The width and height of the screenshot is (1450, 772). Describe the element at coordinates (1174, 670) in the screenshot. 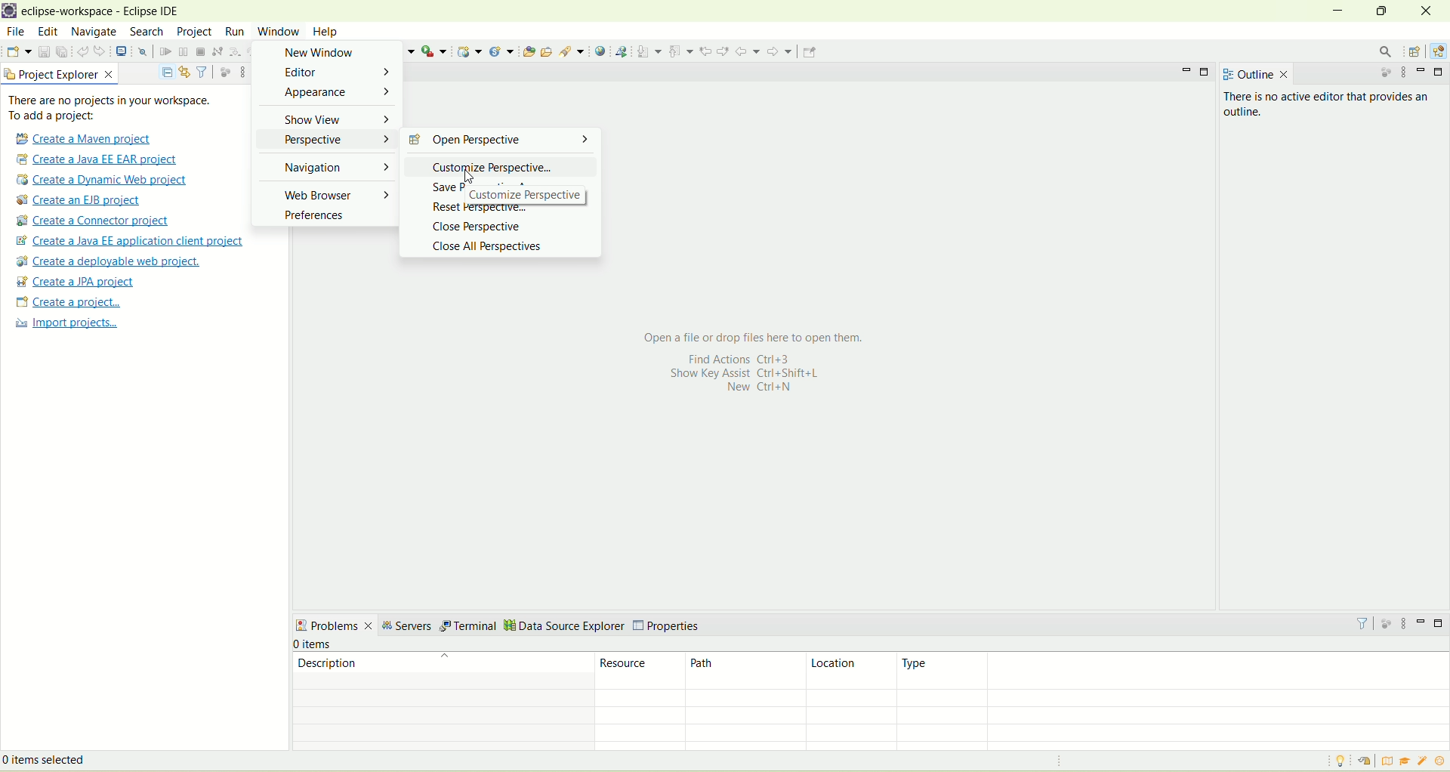

I see `type` at that location.